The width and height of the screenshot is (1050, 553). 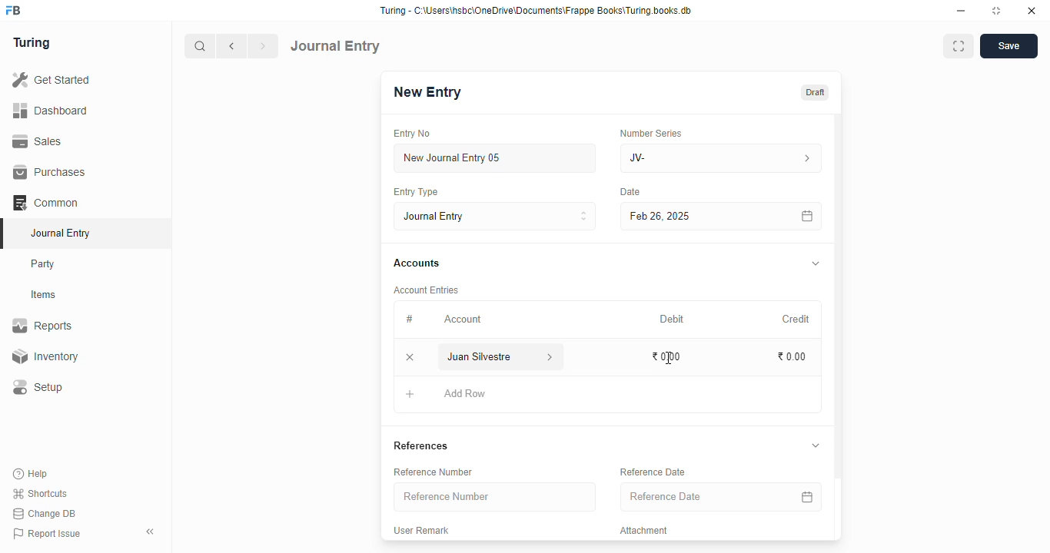 I want to click on journal entry, so click(x=60, y=233).